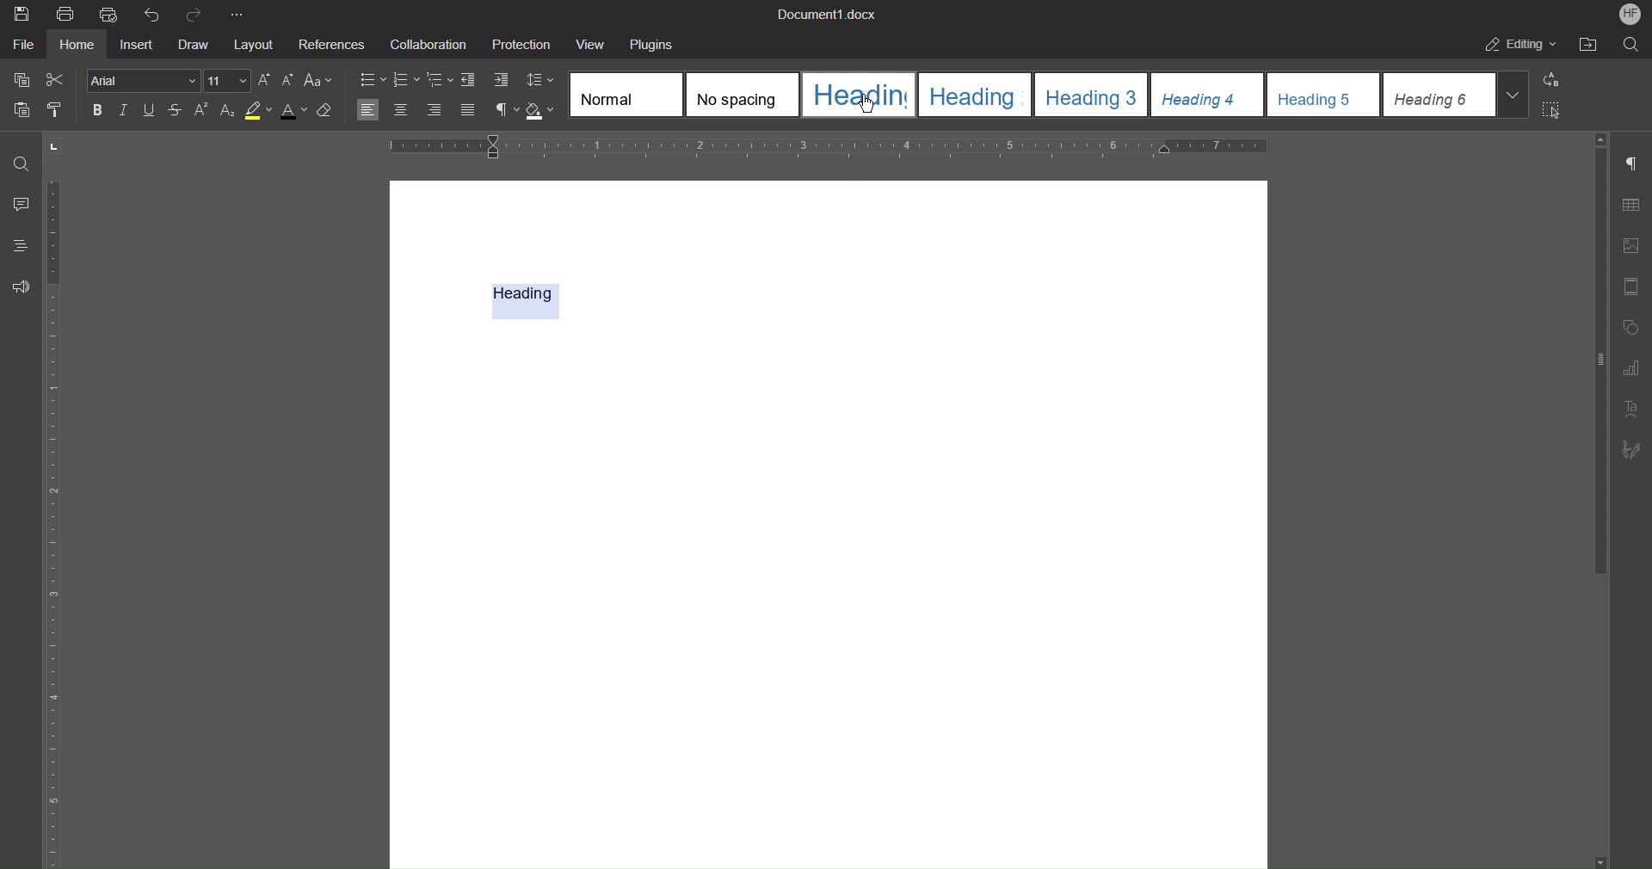  Describe the element at coordinates (472, 80) in the screenshot. I see `Decrease Indent` at that location.